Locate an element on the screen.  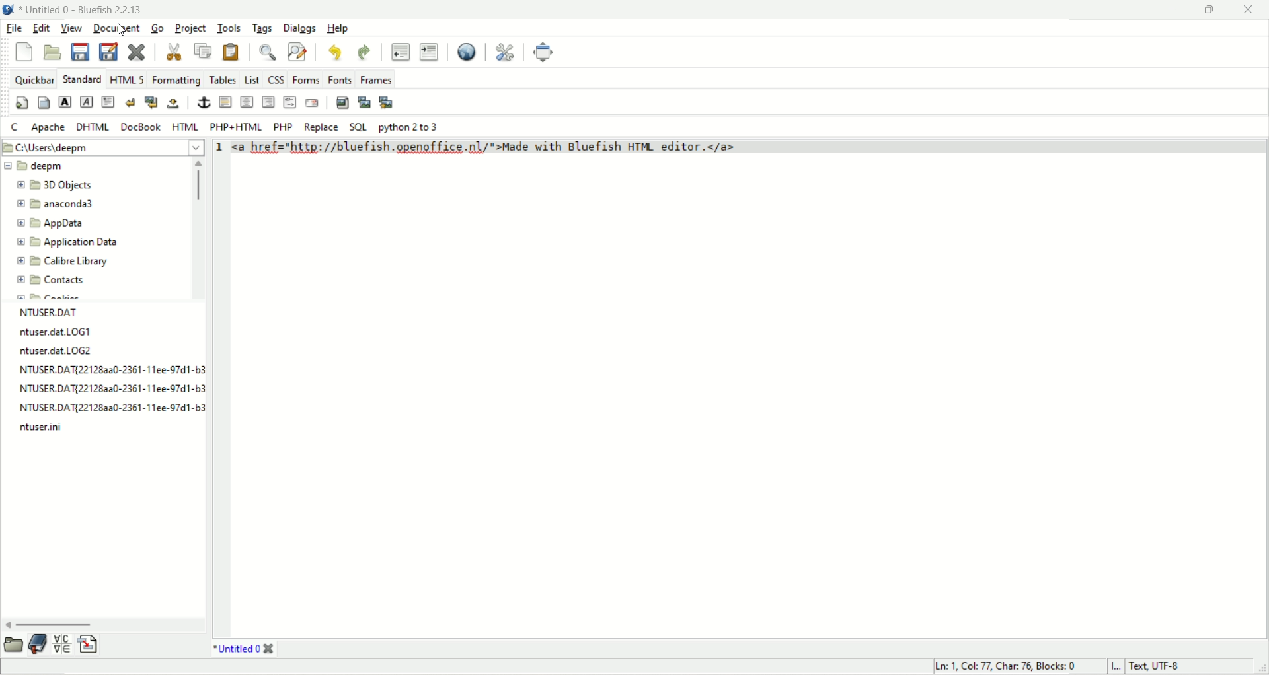
SQL is located at coordinates (357, 125).